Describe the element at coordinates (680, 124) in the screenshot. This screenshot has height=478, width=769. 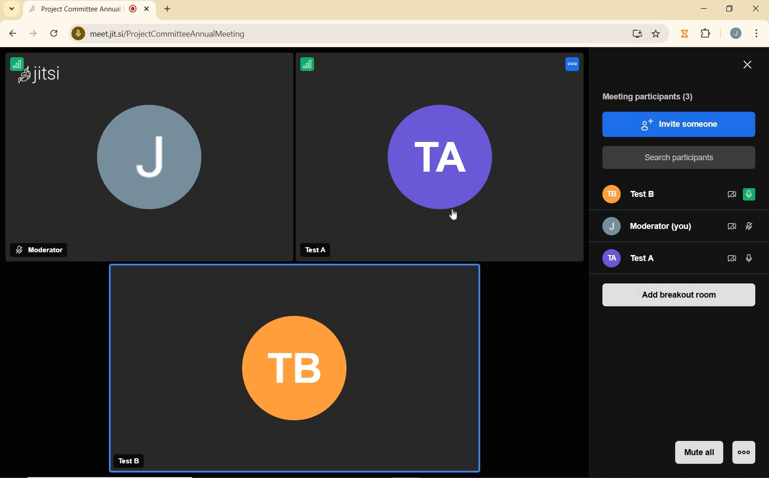
I see `INVITE SOMEONE` at that location.